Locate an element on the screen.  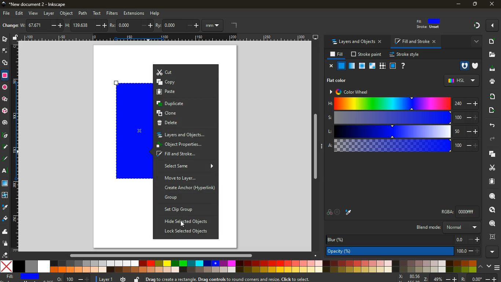
hsl is located at coordinates (462, 81).